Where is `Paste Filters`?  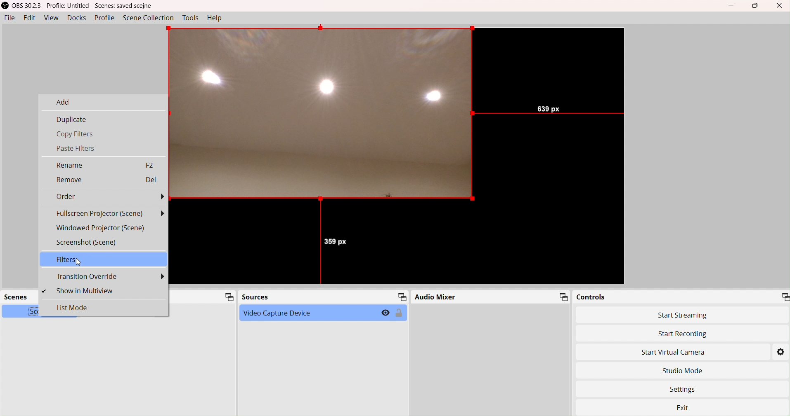
Paste Filters is located at coordinates (72, 148).